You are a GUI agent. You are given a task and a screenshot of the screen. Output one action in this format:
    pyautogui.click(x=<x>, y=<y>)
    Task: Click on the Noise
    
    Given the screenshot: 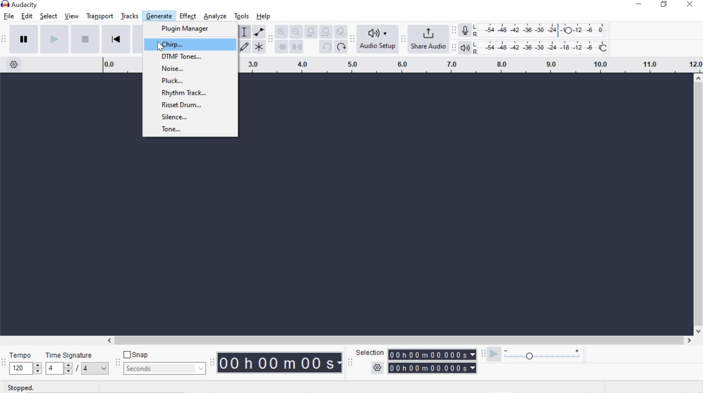 What is the action you would take?
    pyautogui.click(x=190, y=70)
    